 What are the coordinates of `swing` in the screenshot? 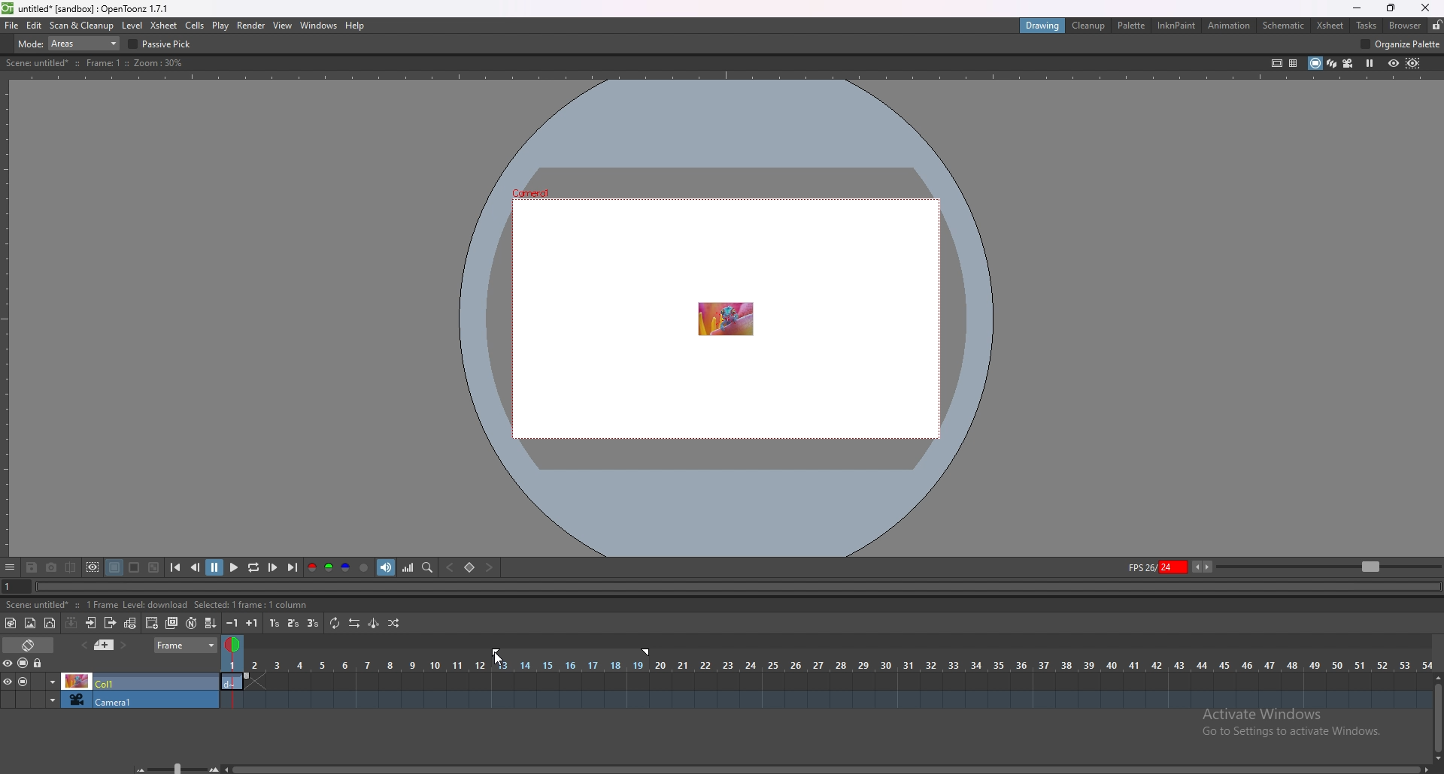 It's located at (375, 622).